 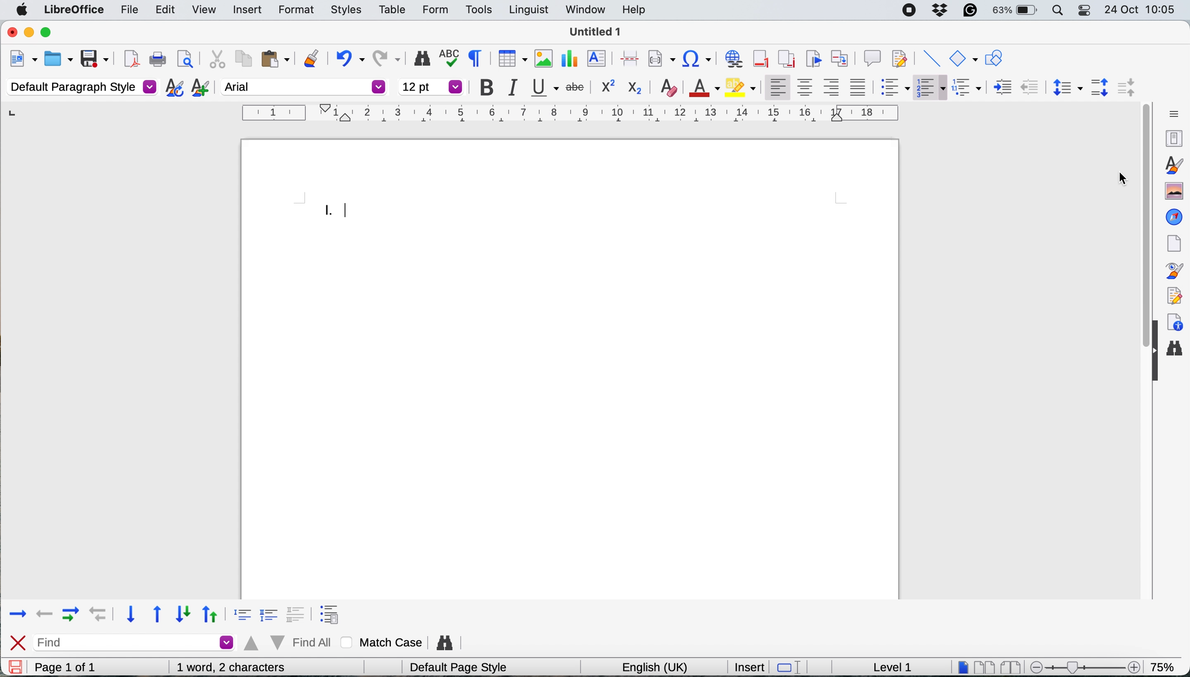 What do you see at coordinates (130, 12) in the screenshot?
I see `file` at bounding box center [130, 12].